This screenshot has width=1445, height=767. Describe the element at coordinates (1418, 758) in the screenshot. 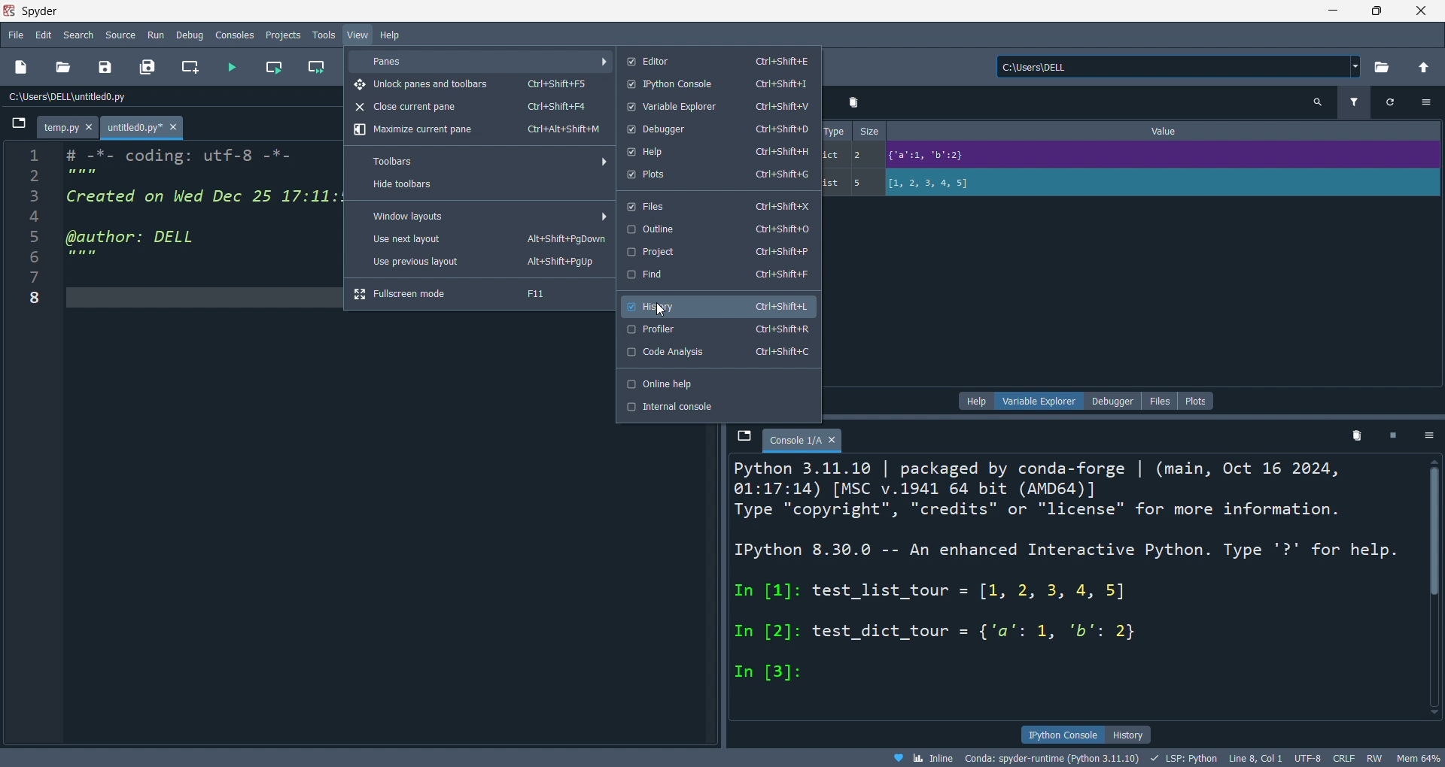

I see `memory usage` at that location.